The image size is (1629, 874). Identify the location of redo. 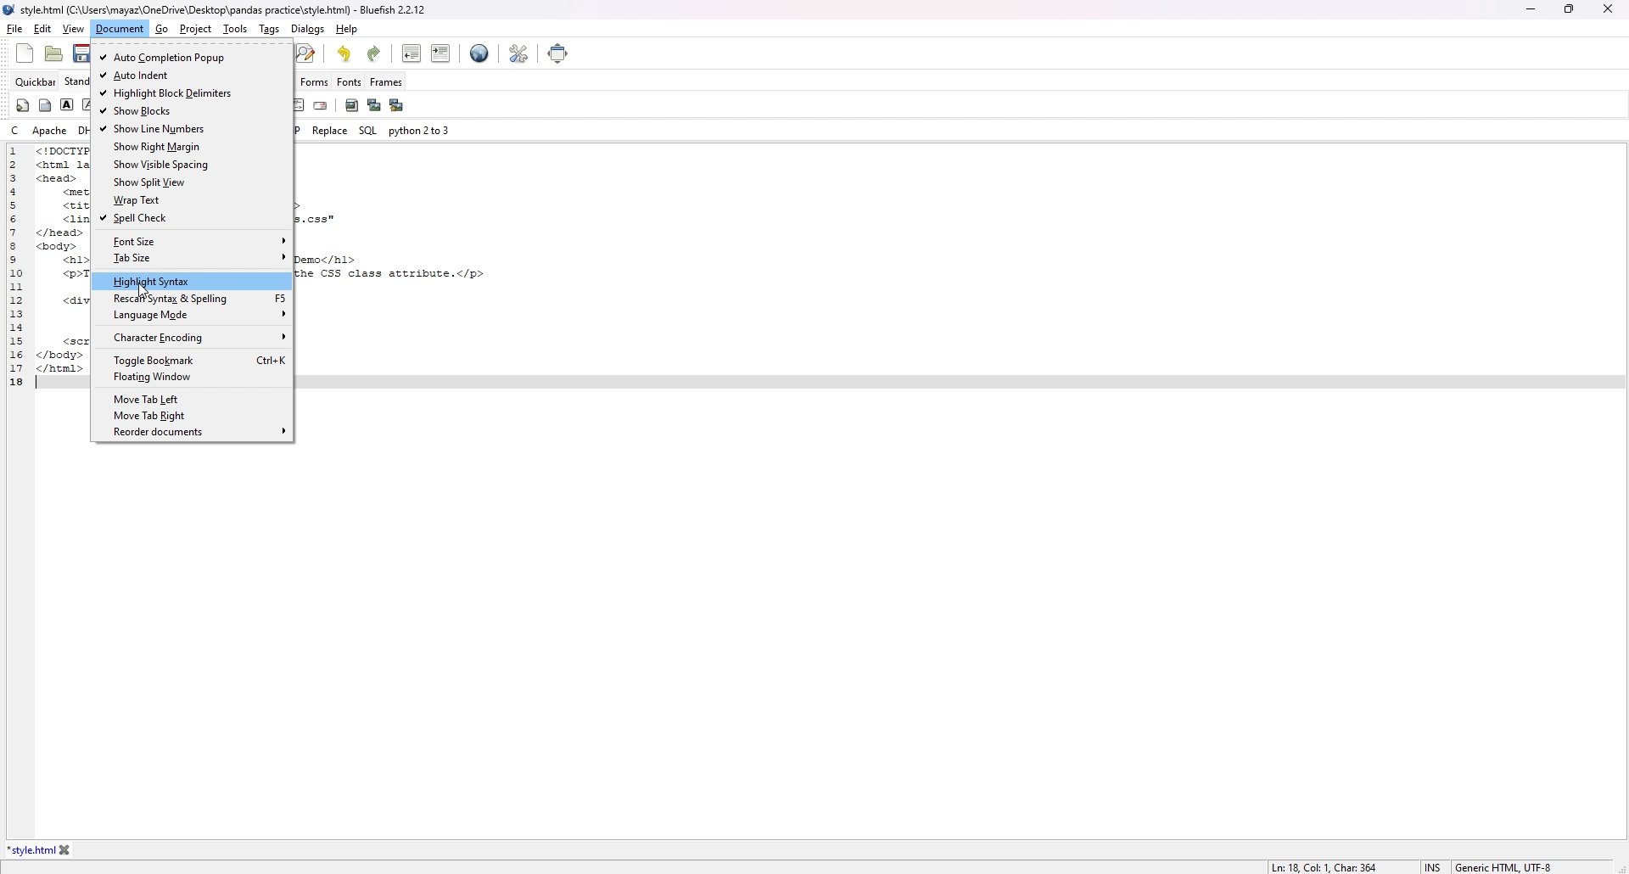
(375, 53).